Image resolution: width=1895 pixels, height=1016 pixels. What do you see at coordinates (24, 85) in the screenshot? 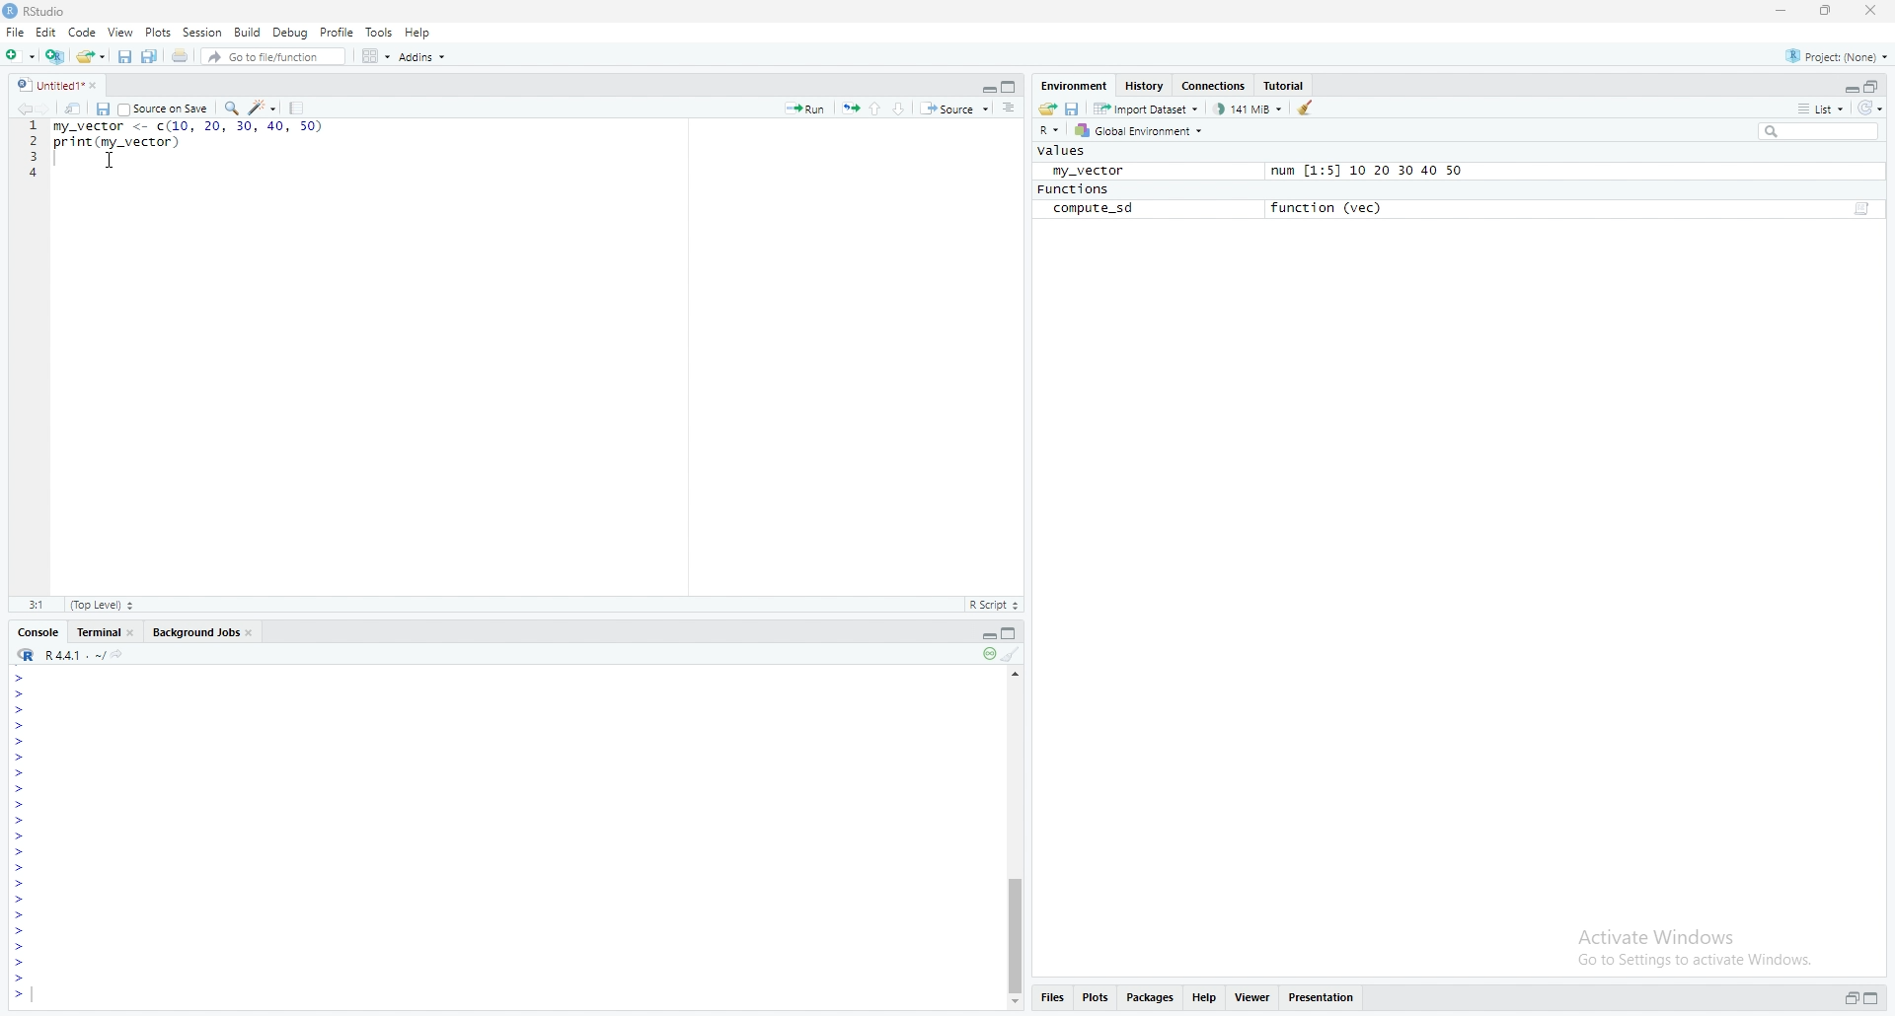
I see `RStudio logo` at bounding box center [24, 85].